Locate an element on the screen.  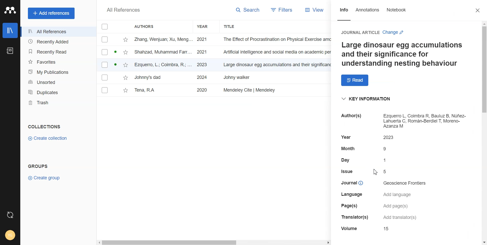
Recently Added is located at coordinates (58, 41).